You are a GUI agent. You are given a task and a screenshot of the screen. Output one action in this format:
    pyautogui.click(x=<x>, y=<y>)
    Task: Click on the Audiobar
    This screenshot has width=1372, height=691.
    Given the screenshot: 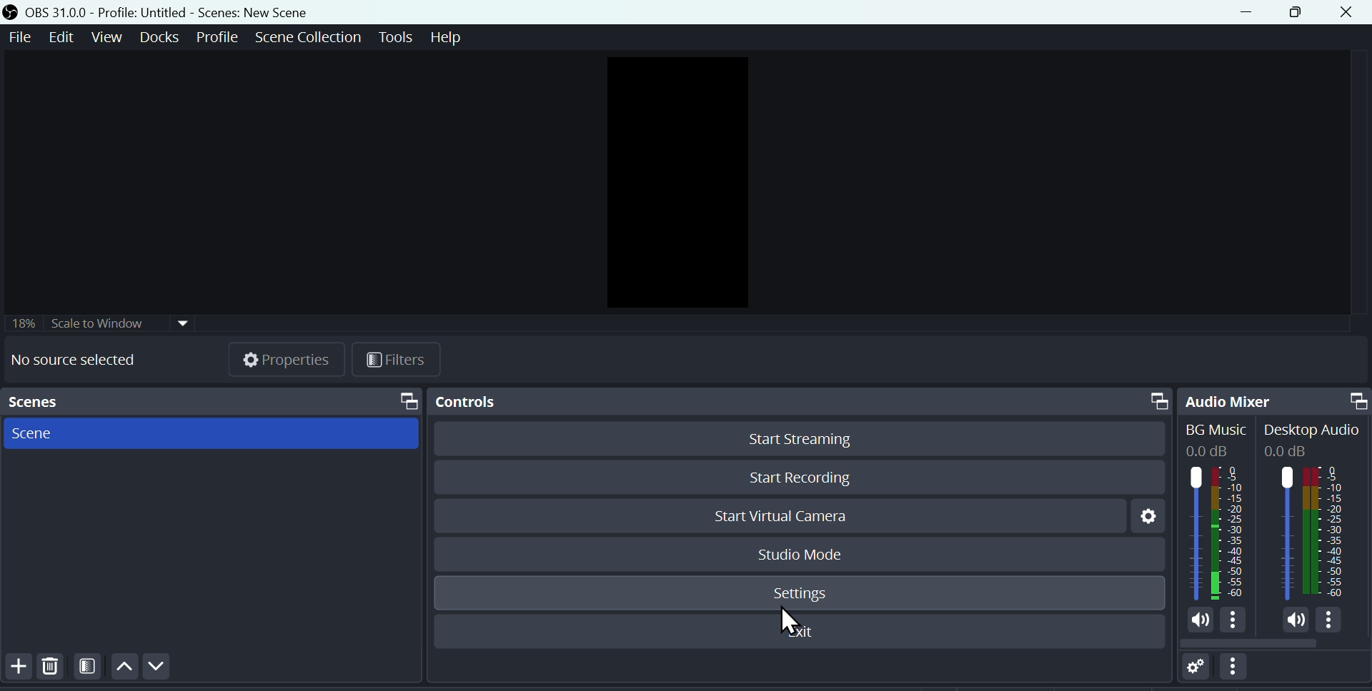 What is the action you would take?
    pyautogui.click(x=1273, y=535)
    